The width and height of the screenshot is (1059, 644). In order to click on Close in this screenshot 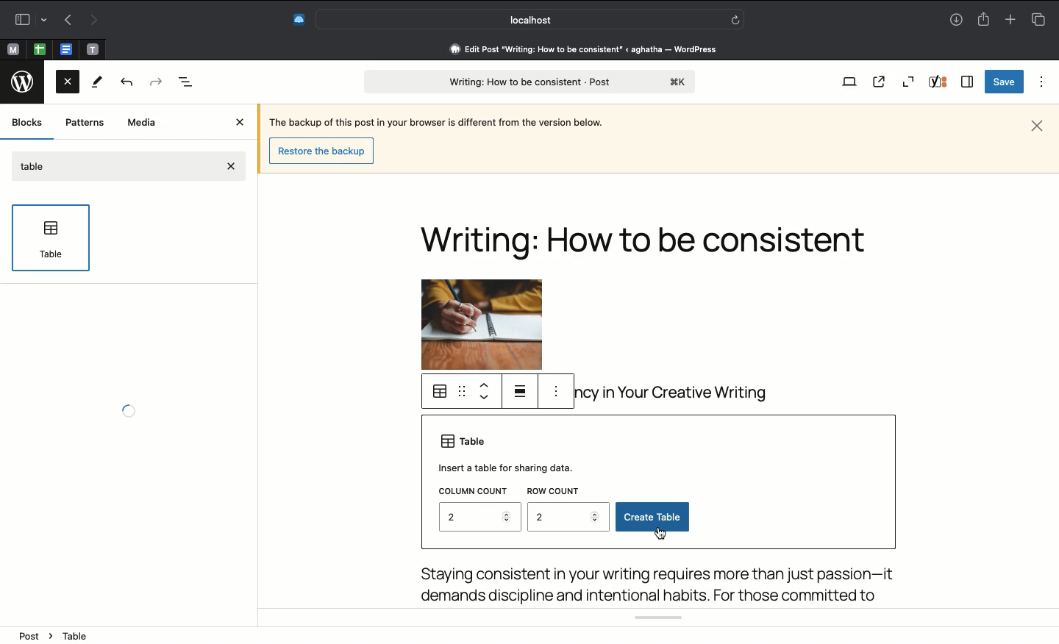, I will do `click(242, 123)`.